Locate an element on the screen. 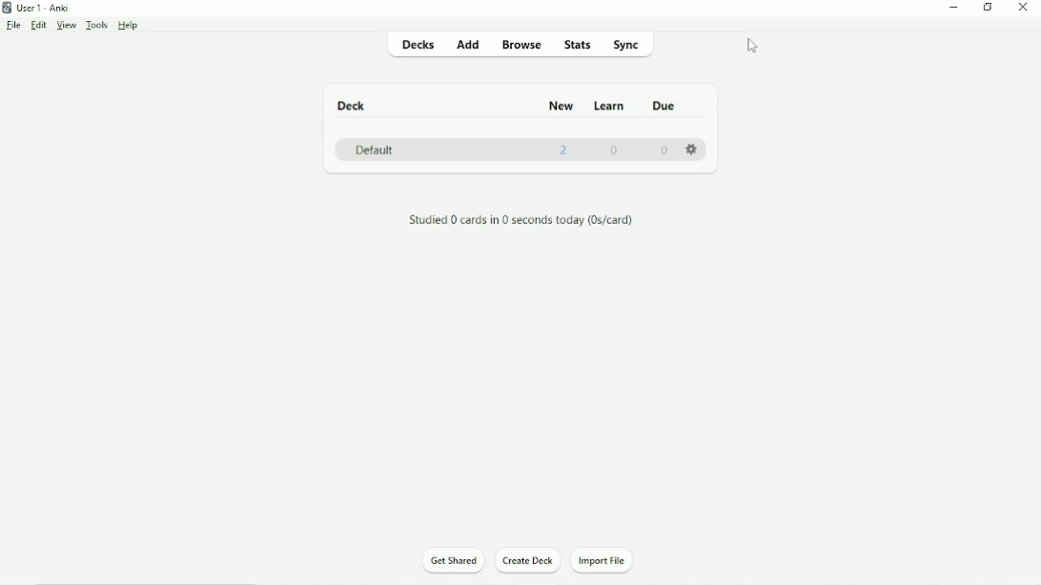  User 1 - Anki is located at coordinates (43, 8).